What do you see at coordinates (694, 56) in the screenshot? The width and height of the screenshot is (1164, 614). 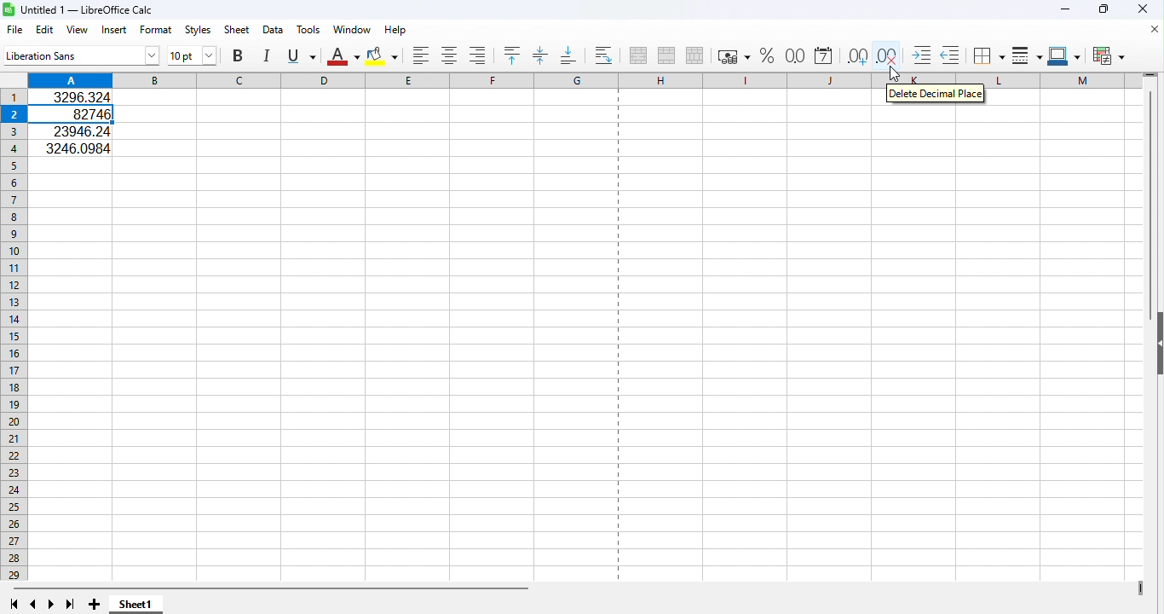 I see `Unmerge cells` at bounding box center [694, 56].